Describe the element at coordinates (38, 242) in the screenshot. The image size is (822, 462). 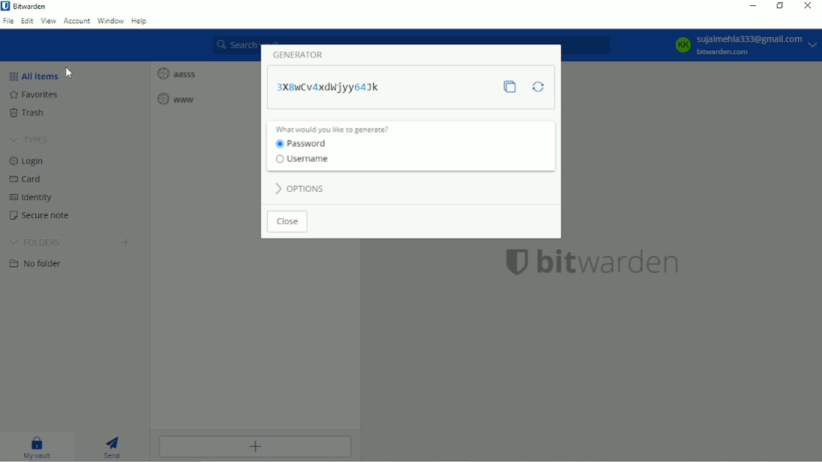
I see `Folders` at that location.